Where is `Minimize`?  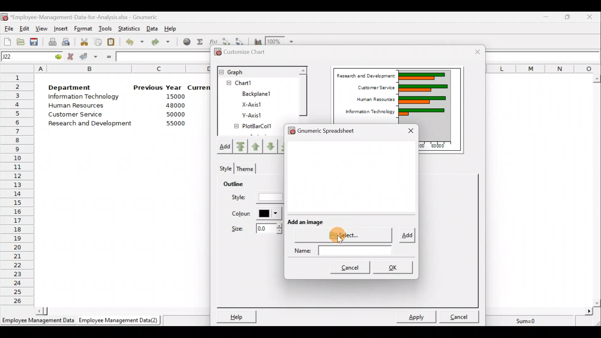
Minimize is located at coordinates (546, 17).